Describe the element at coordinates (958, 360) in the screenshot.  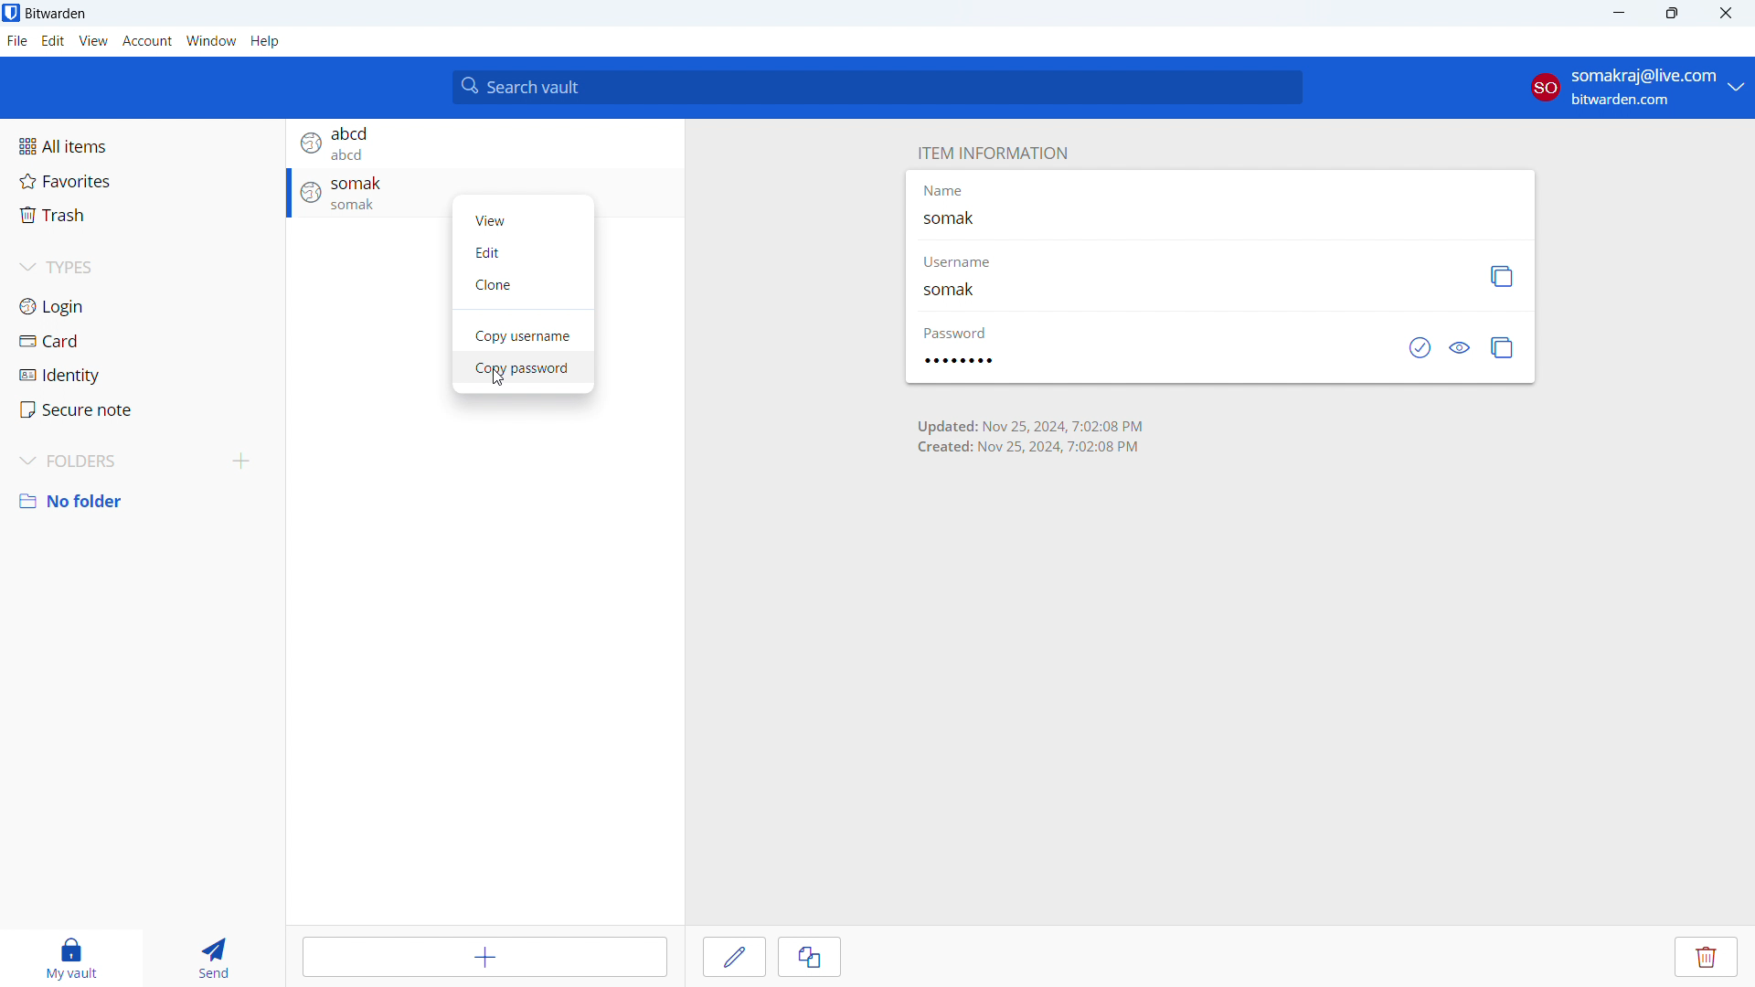
I see `password` at that location.